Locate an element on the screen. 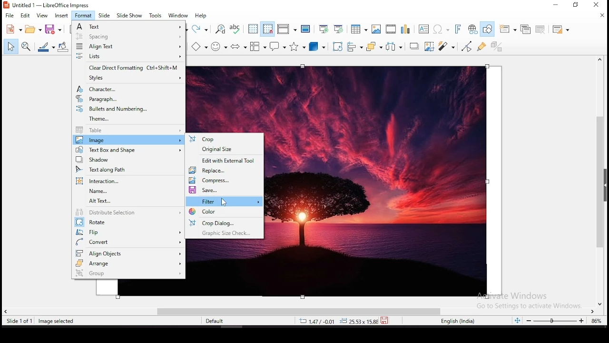 The height and width of the screenshot is (343, 609). character is located at coordinates (128, 89).